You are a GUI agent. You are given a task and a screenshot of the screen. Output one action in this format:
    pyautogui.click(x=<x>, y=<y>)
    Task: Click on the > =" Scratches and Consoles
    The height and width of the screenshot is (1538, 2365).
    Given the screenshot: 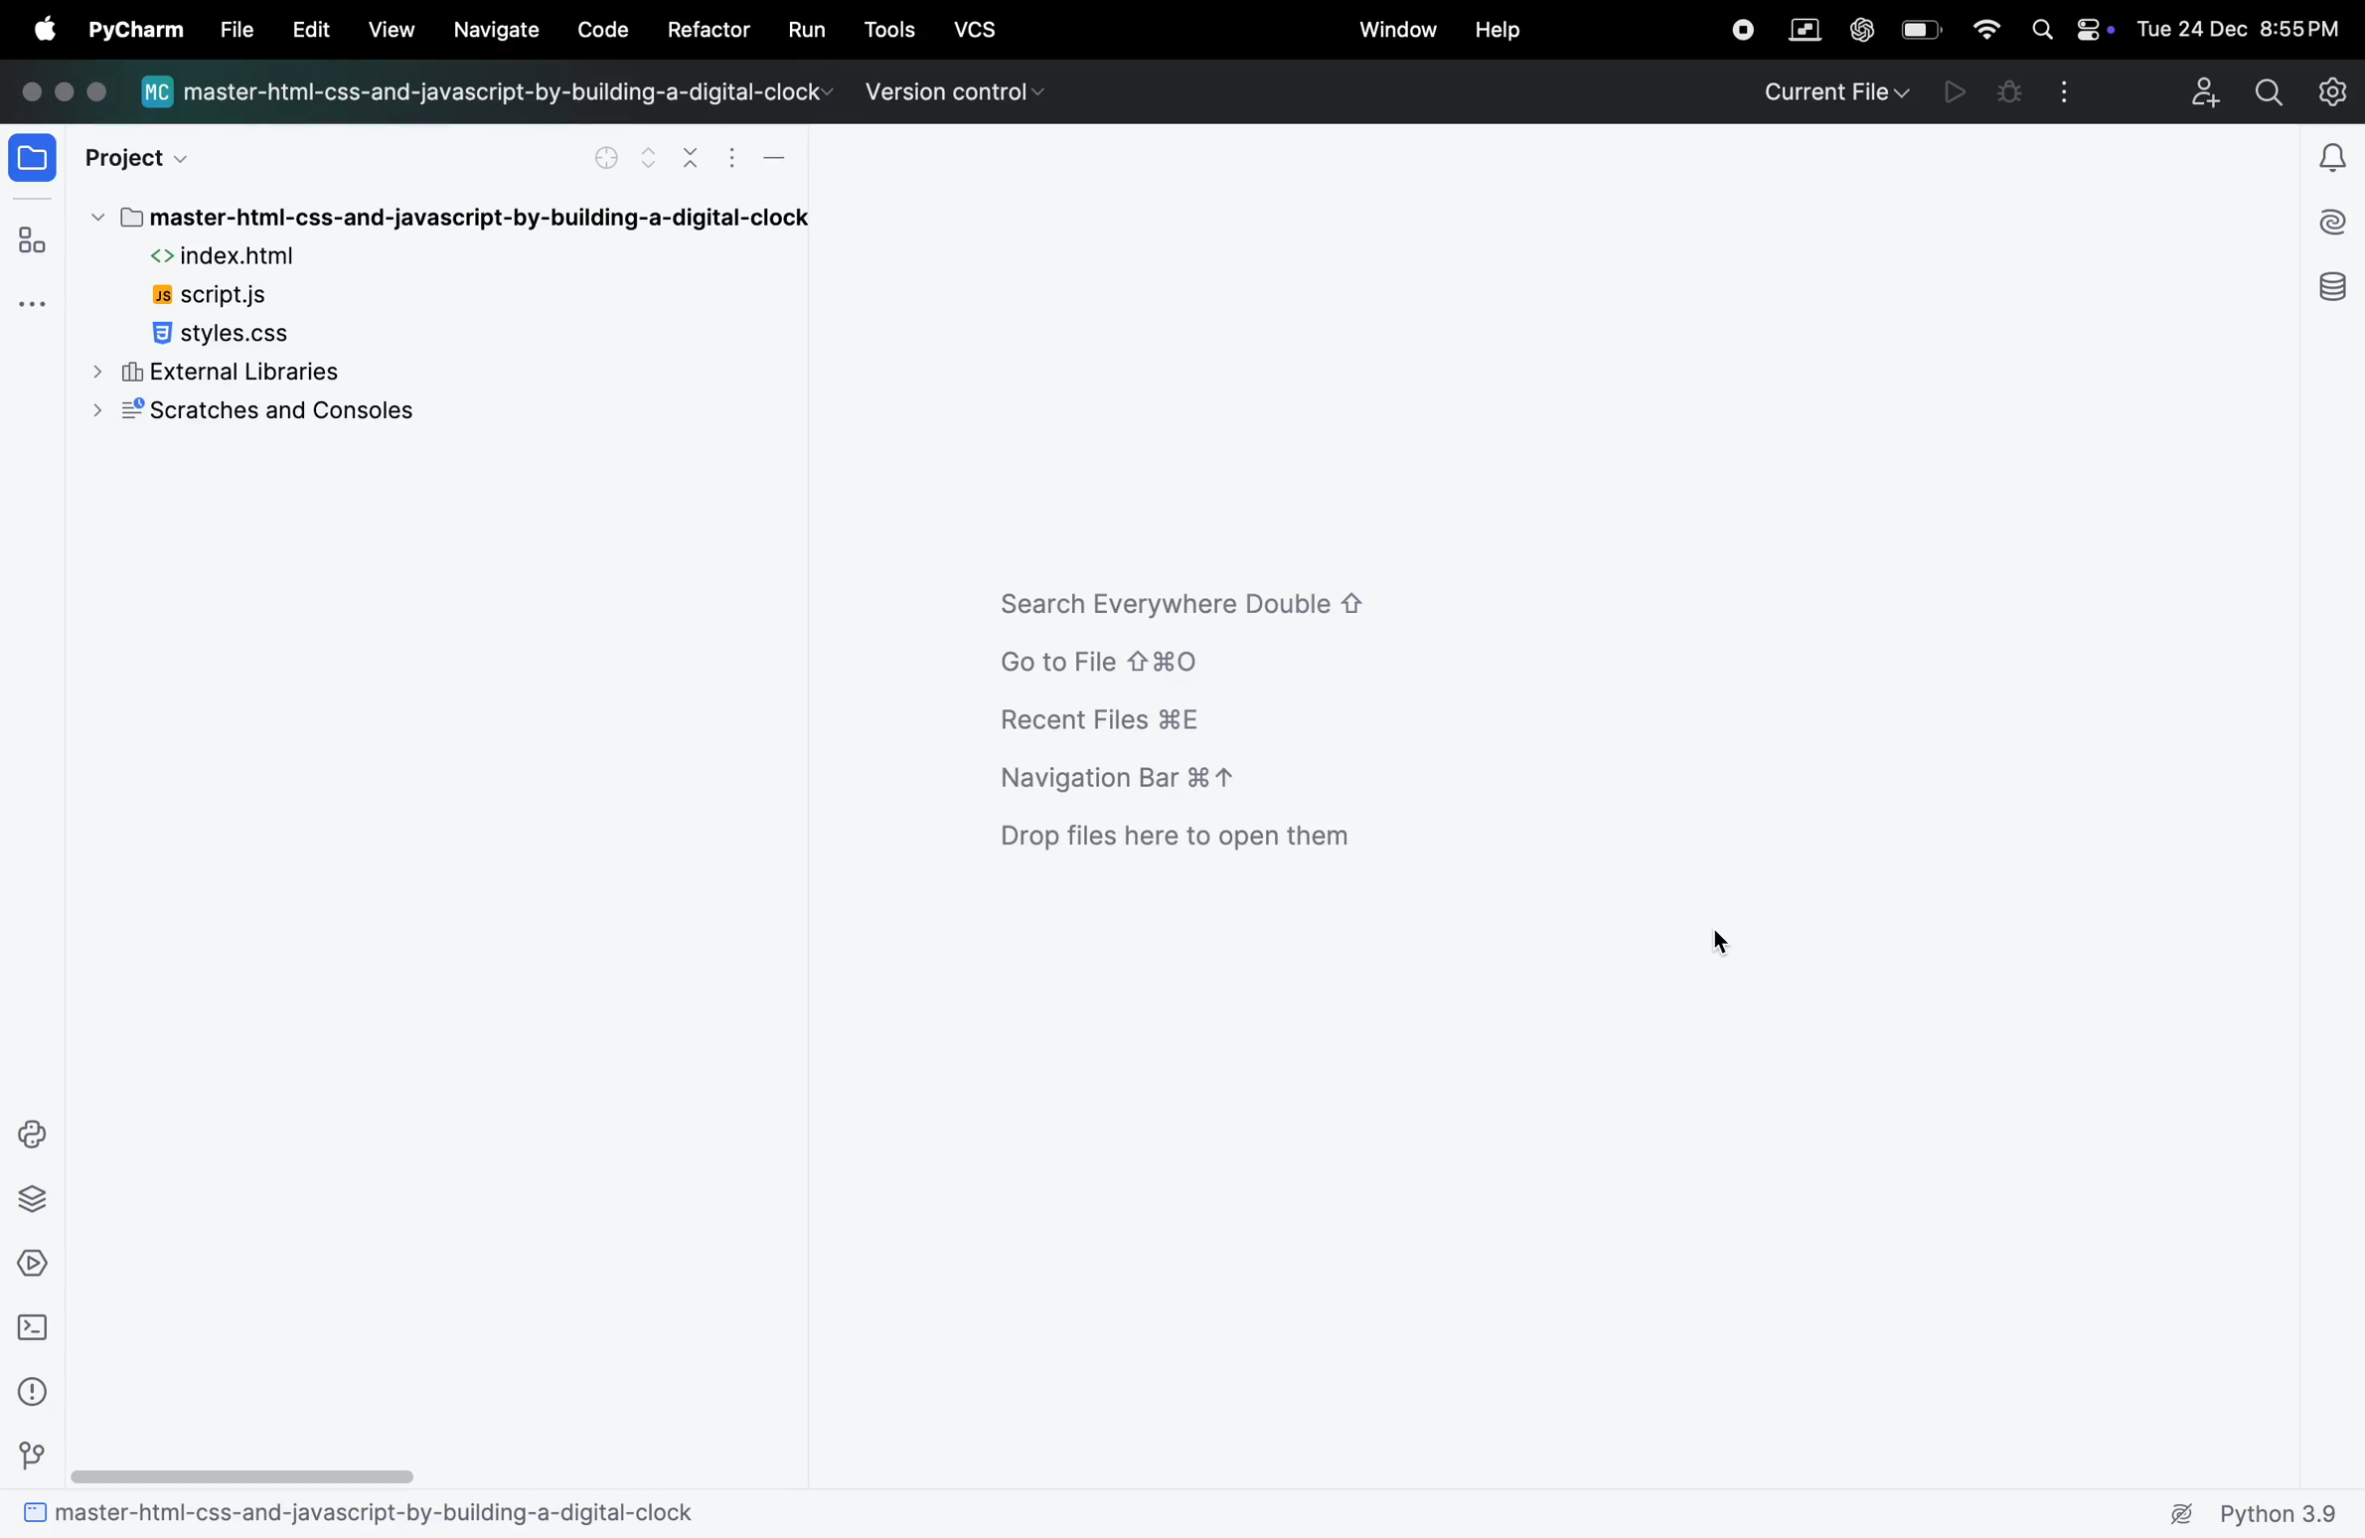 What is the action you would take?
    pyautogui.click(x=283, y=414)
    